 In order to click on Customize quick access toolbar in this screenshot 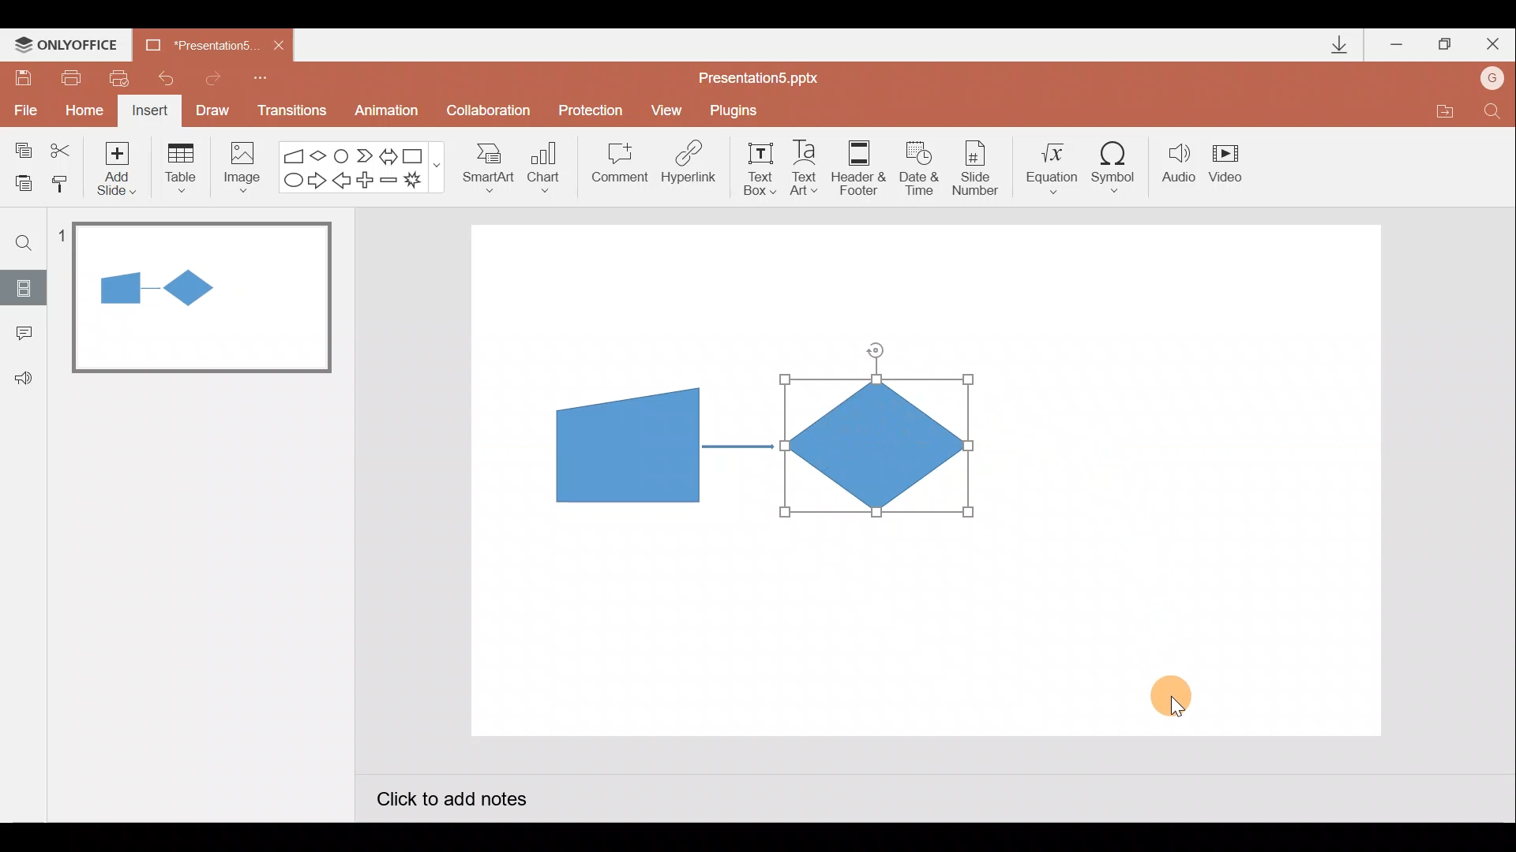, I will do `click(261, 76)`.